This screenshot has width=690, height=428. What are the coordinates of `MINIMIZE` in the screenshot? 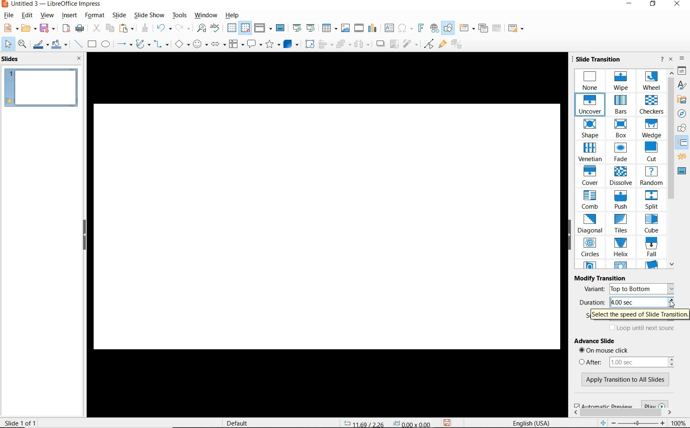 It's located at (629, 4).